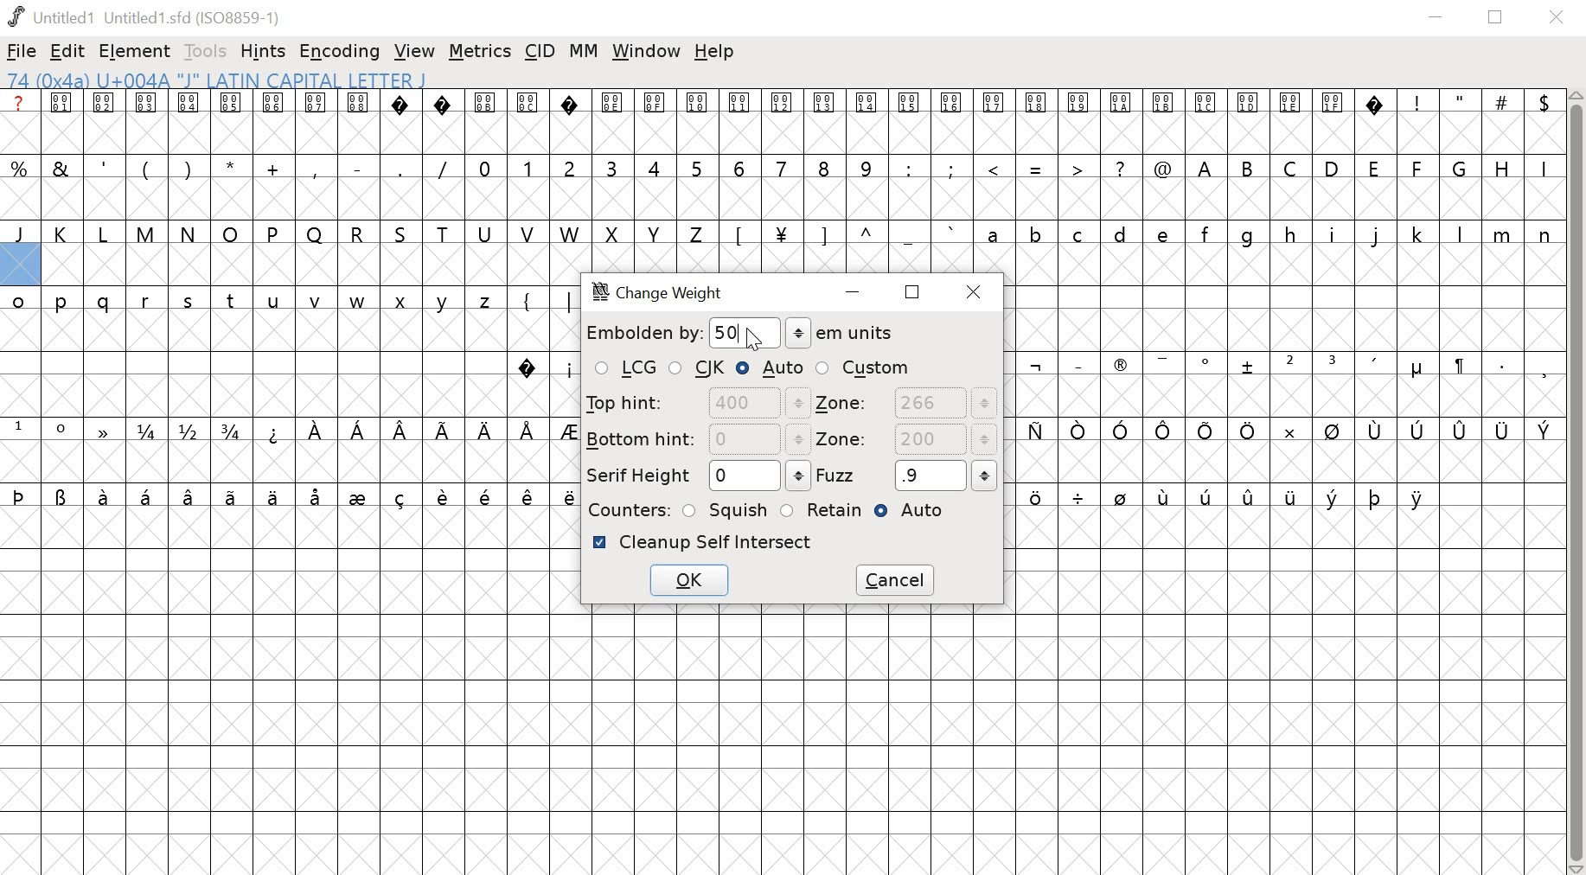 This screenshot has width=1586, height=875. Describe the element at coordinates (1373, 167) in the screenshot. I see `uppercase letters` at that location.